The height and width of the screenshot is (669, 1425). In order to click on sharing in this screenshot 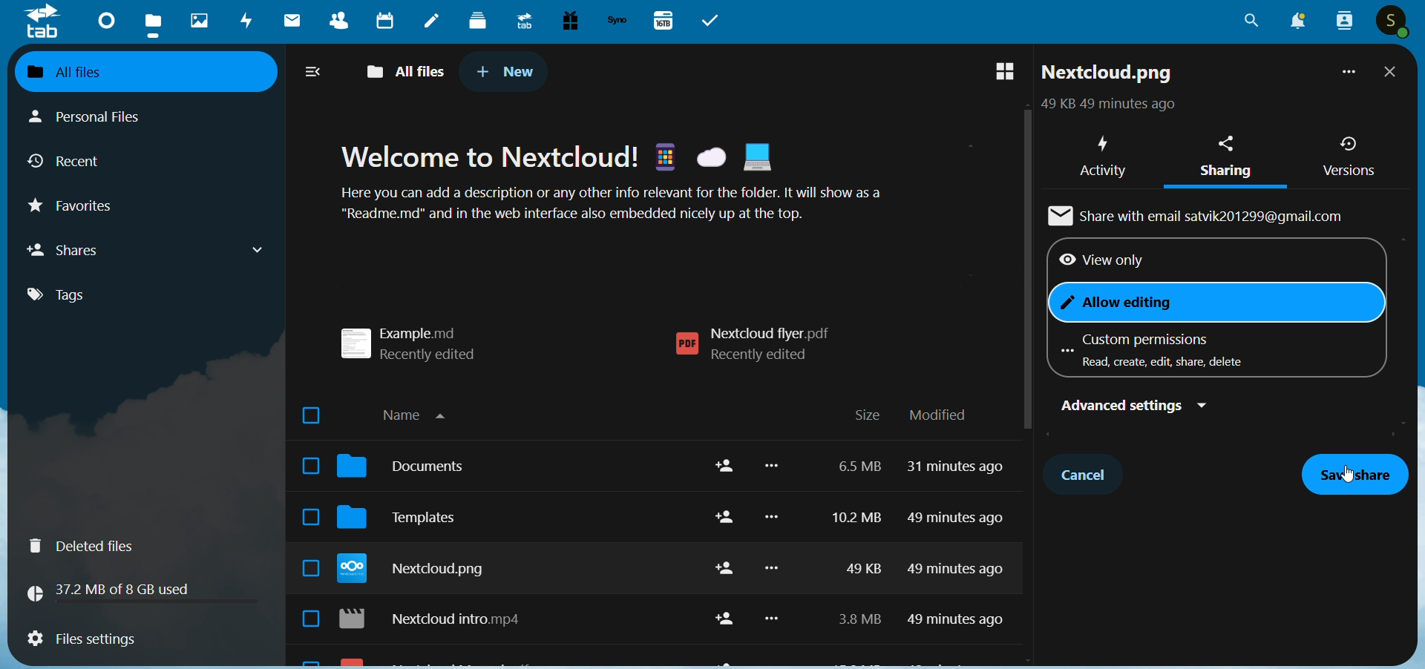, I will do `click(1225, 157)`.